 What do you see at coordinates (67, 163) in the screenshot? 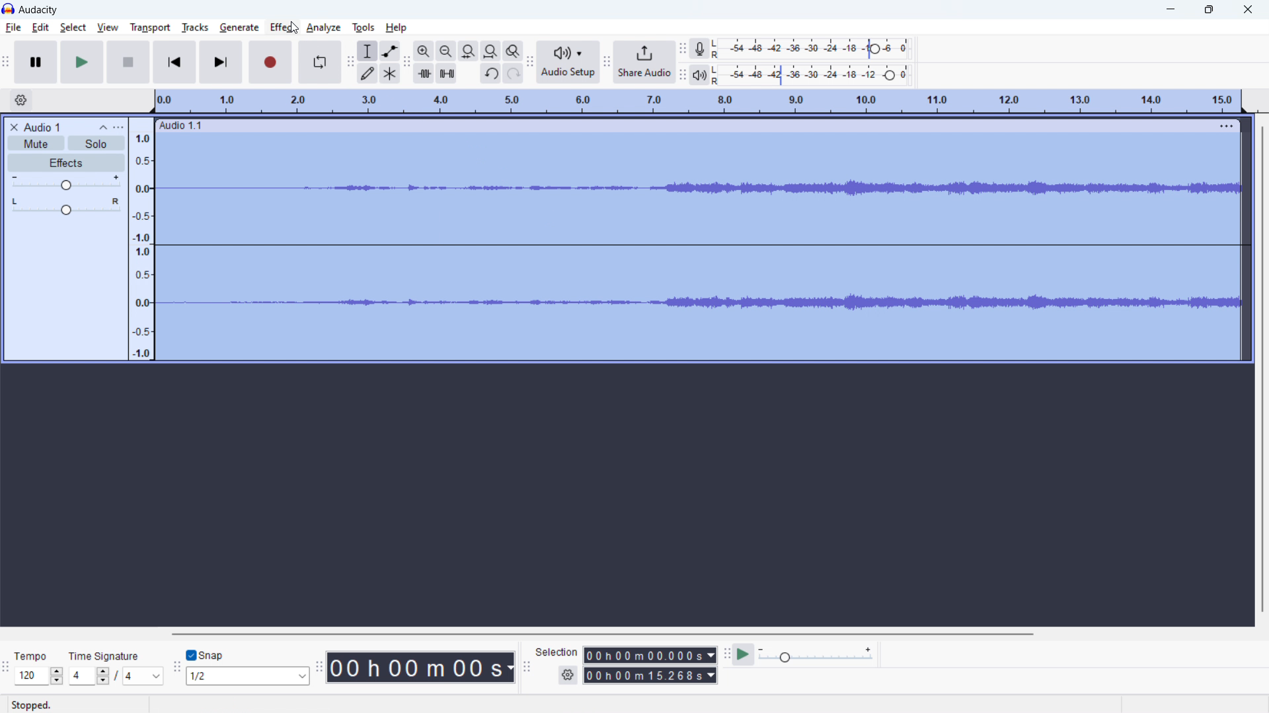
I see `effects` at bounding box center [67, 163].